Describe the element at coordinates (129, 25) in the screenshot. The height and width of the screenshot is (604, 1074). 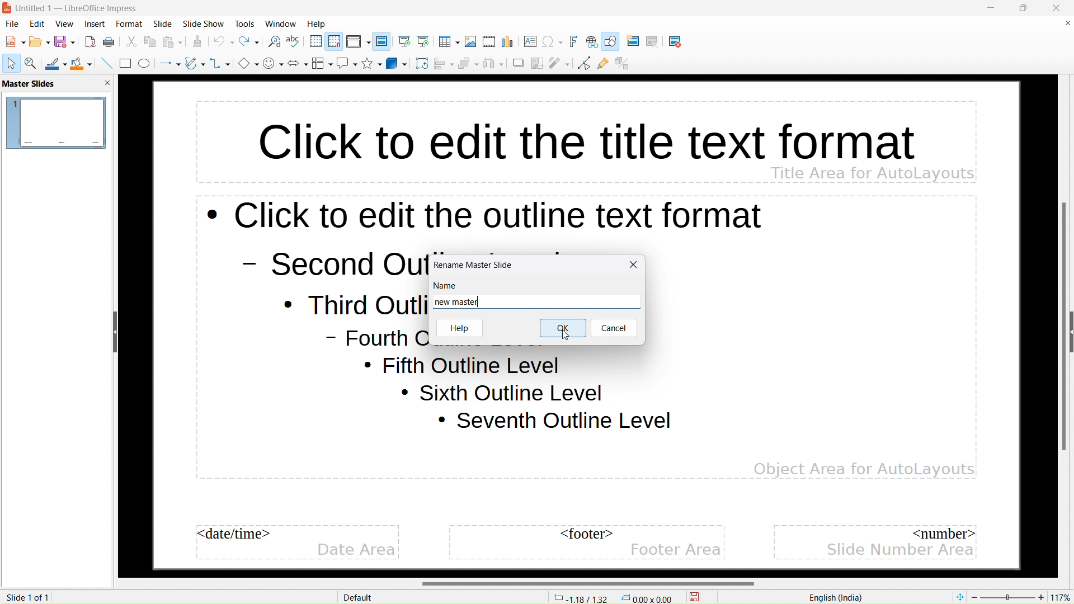
I see `format` at that location.